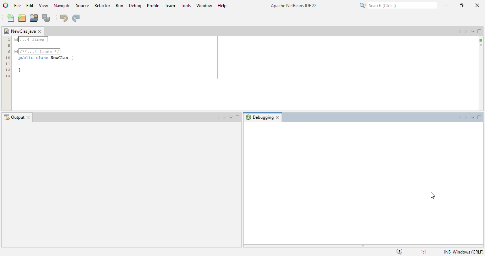 This screenshot has width=485, height=256. Describe the element at coordinates (462, 5) in the screenshot. I see `maximize` at that location.